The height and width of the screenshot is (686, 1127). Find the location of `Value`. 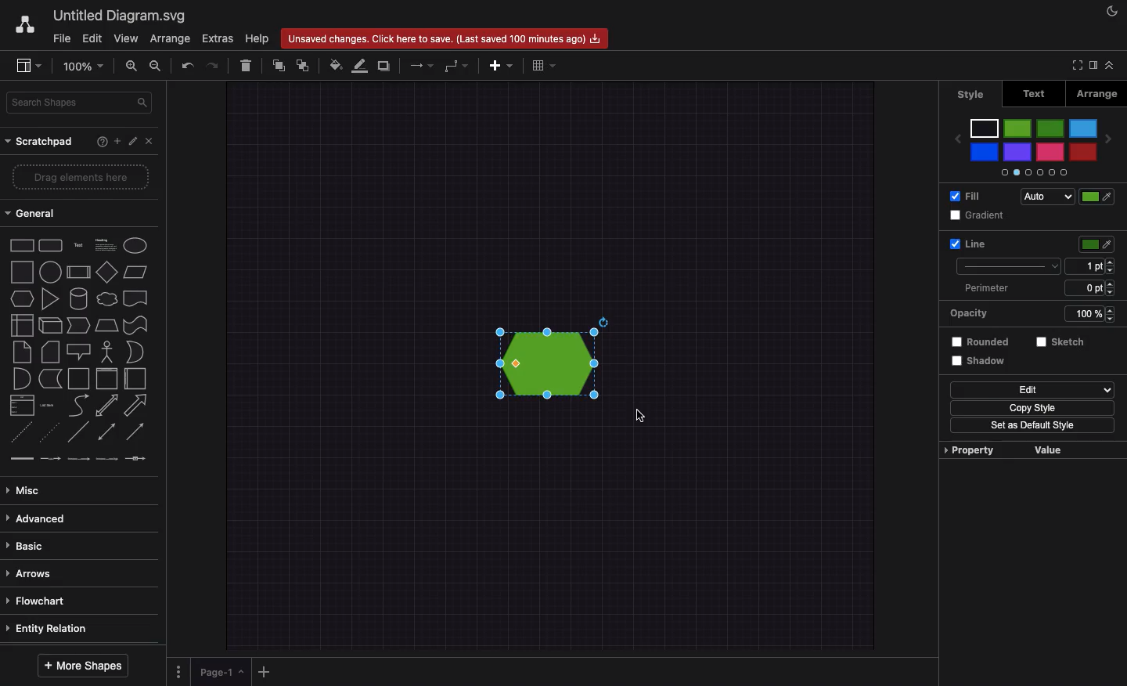

Value is located at coordinates (1049, 450).